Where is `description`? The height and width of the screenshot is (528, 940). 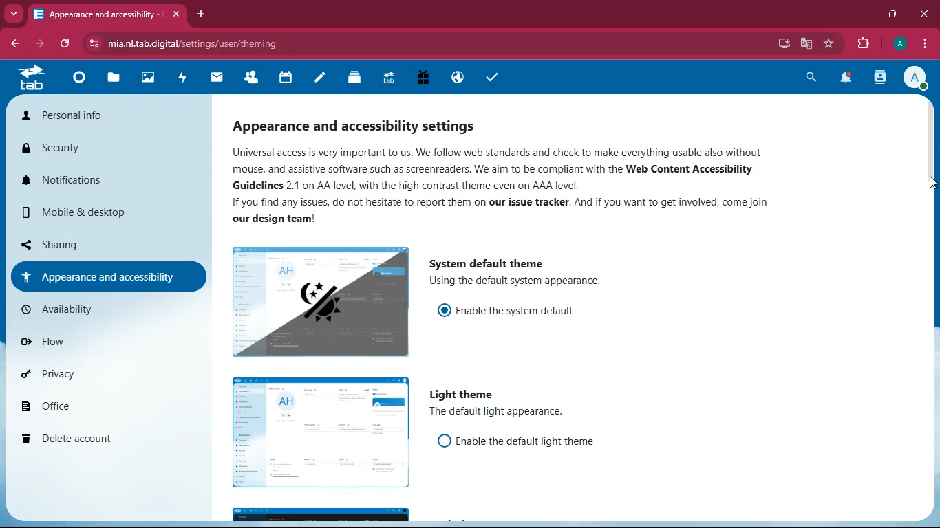
description is located at coordinates (533, 282).